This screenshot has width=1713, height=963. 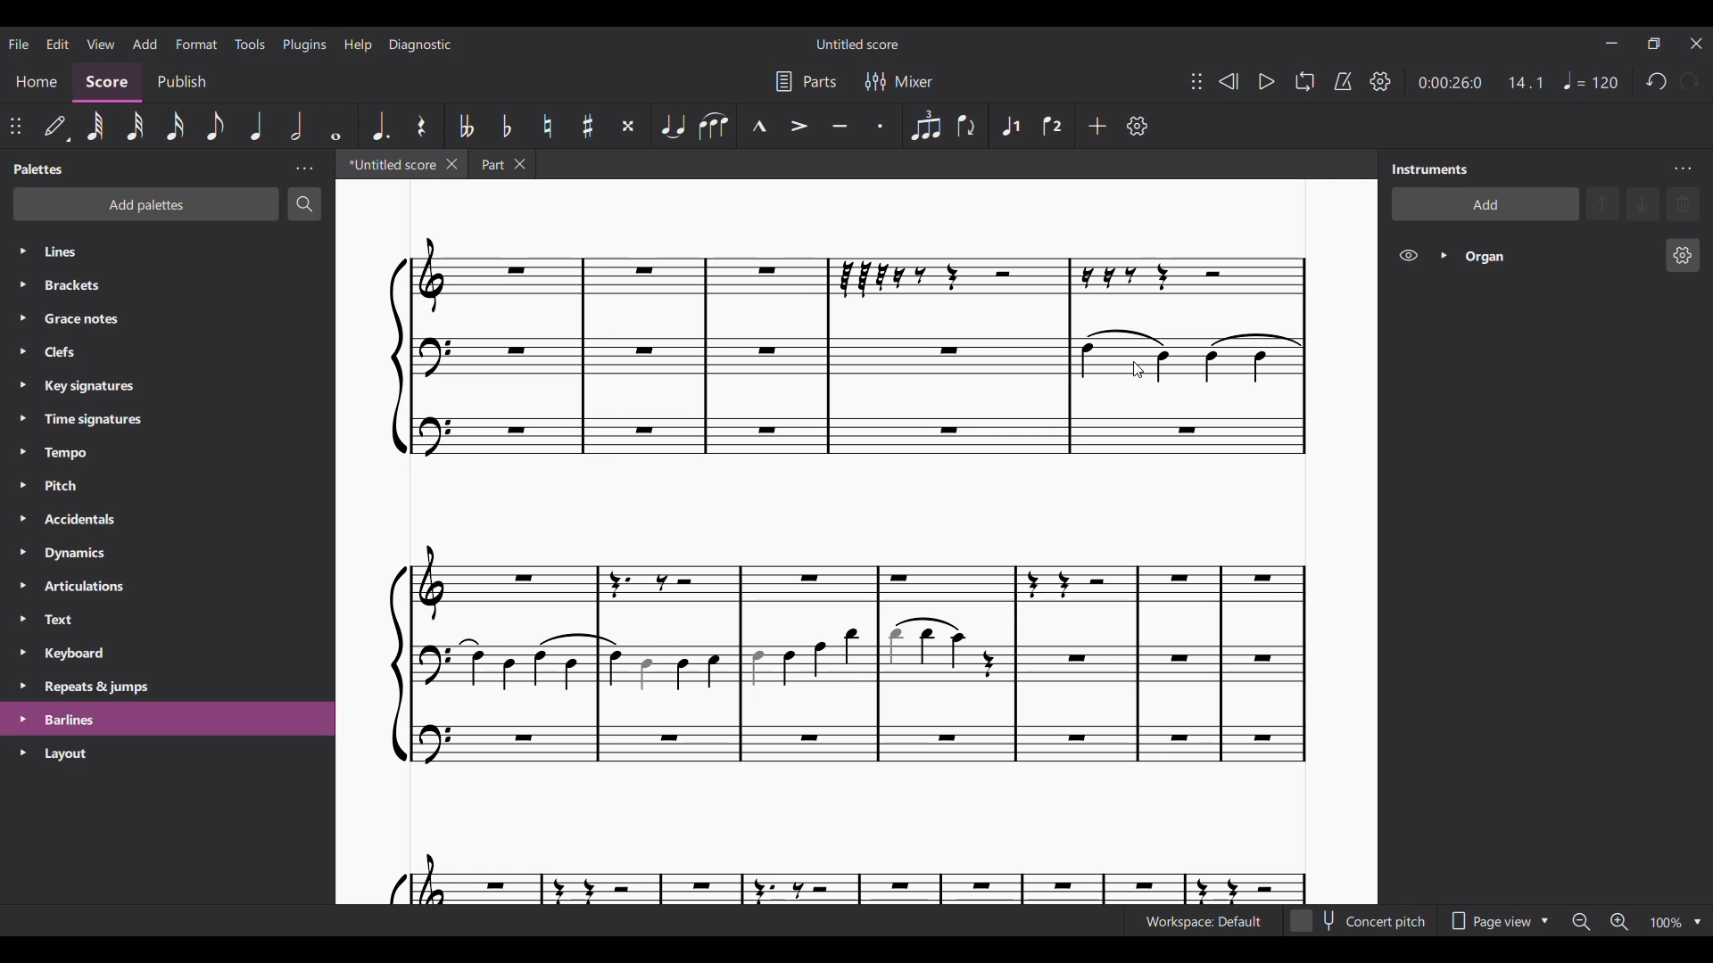 I want to click on Toggle sharp, so click(x=588, y=126).